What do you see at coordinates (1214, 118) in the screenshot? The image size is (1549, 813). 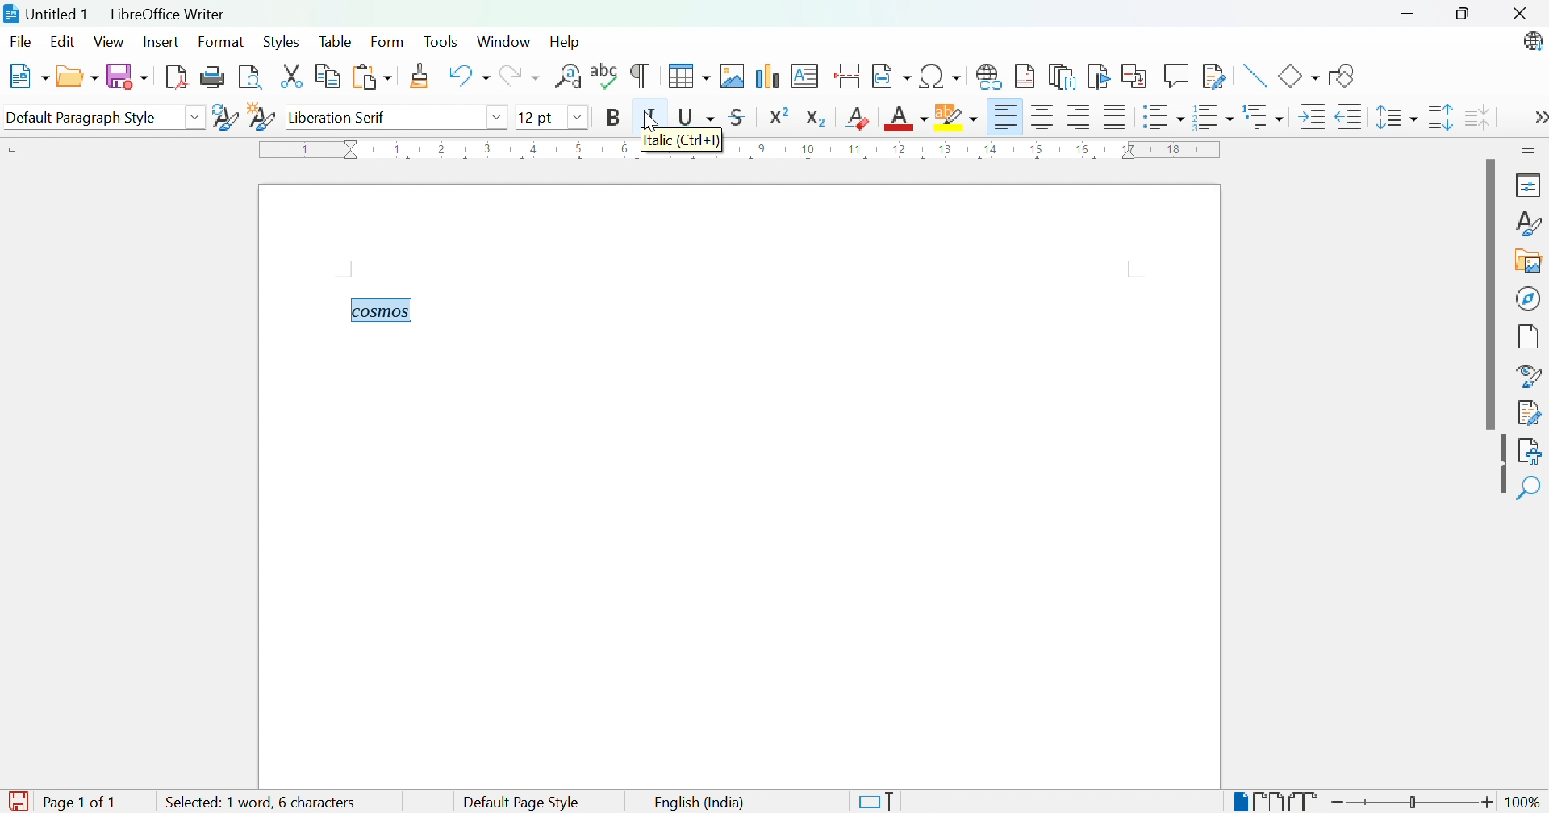 I see `Toggle ordered list` at bounding box center [1214, 118].